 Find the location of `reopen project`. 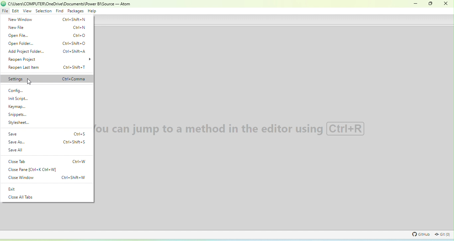

reopen project is located at coordinates (23, 59).